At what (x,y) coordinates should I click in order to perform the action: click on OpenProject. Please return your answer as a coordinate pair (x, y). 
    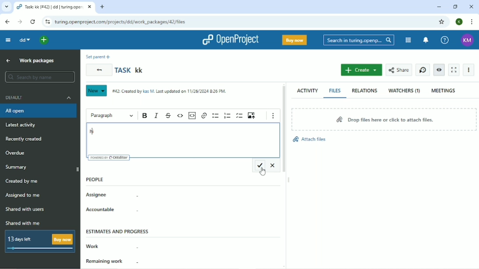
    Looking at the image, I should click on (231, 39).